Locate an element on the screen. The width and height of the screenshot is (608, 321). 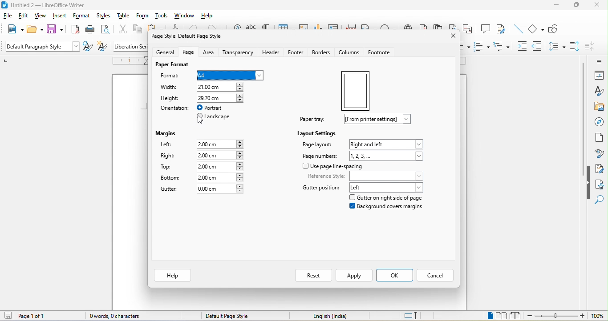
find is located at coordinates (601, 201).